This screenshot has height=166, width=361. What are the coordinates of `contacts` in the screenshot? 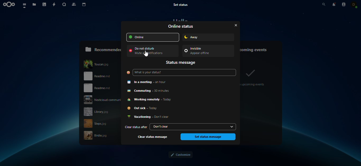 It's located at (344, 4).